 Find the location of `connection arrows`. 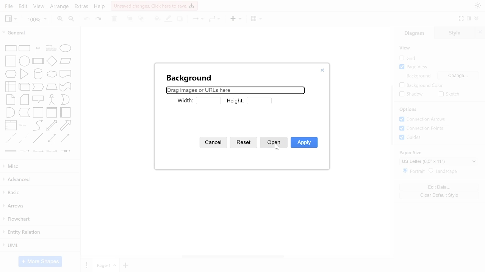

connection arrows is located at coordinates (424, 119).